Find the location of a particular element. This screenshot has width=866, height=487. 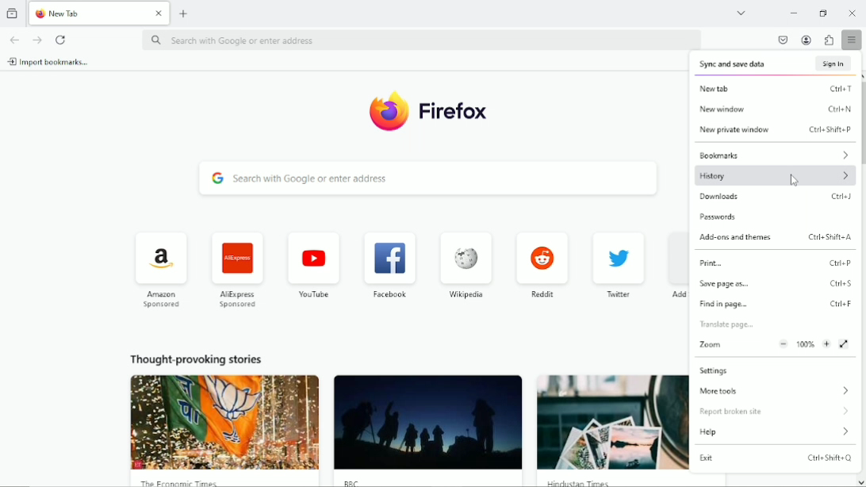

save to pocket is located at coordinates (782, 40).